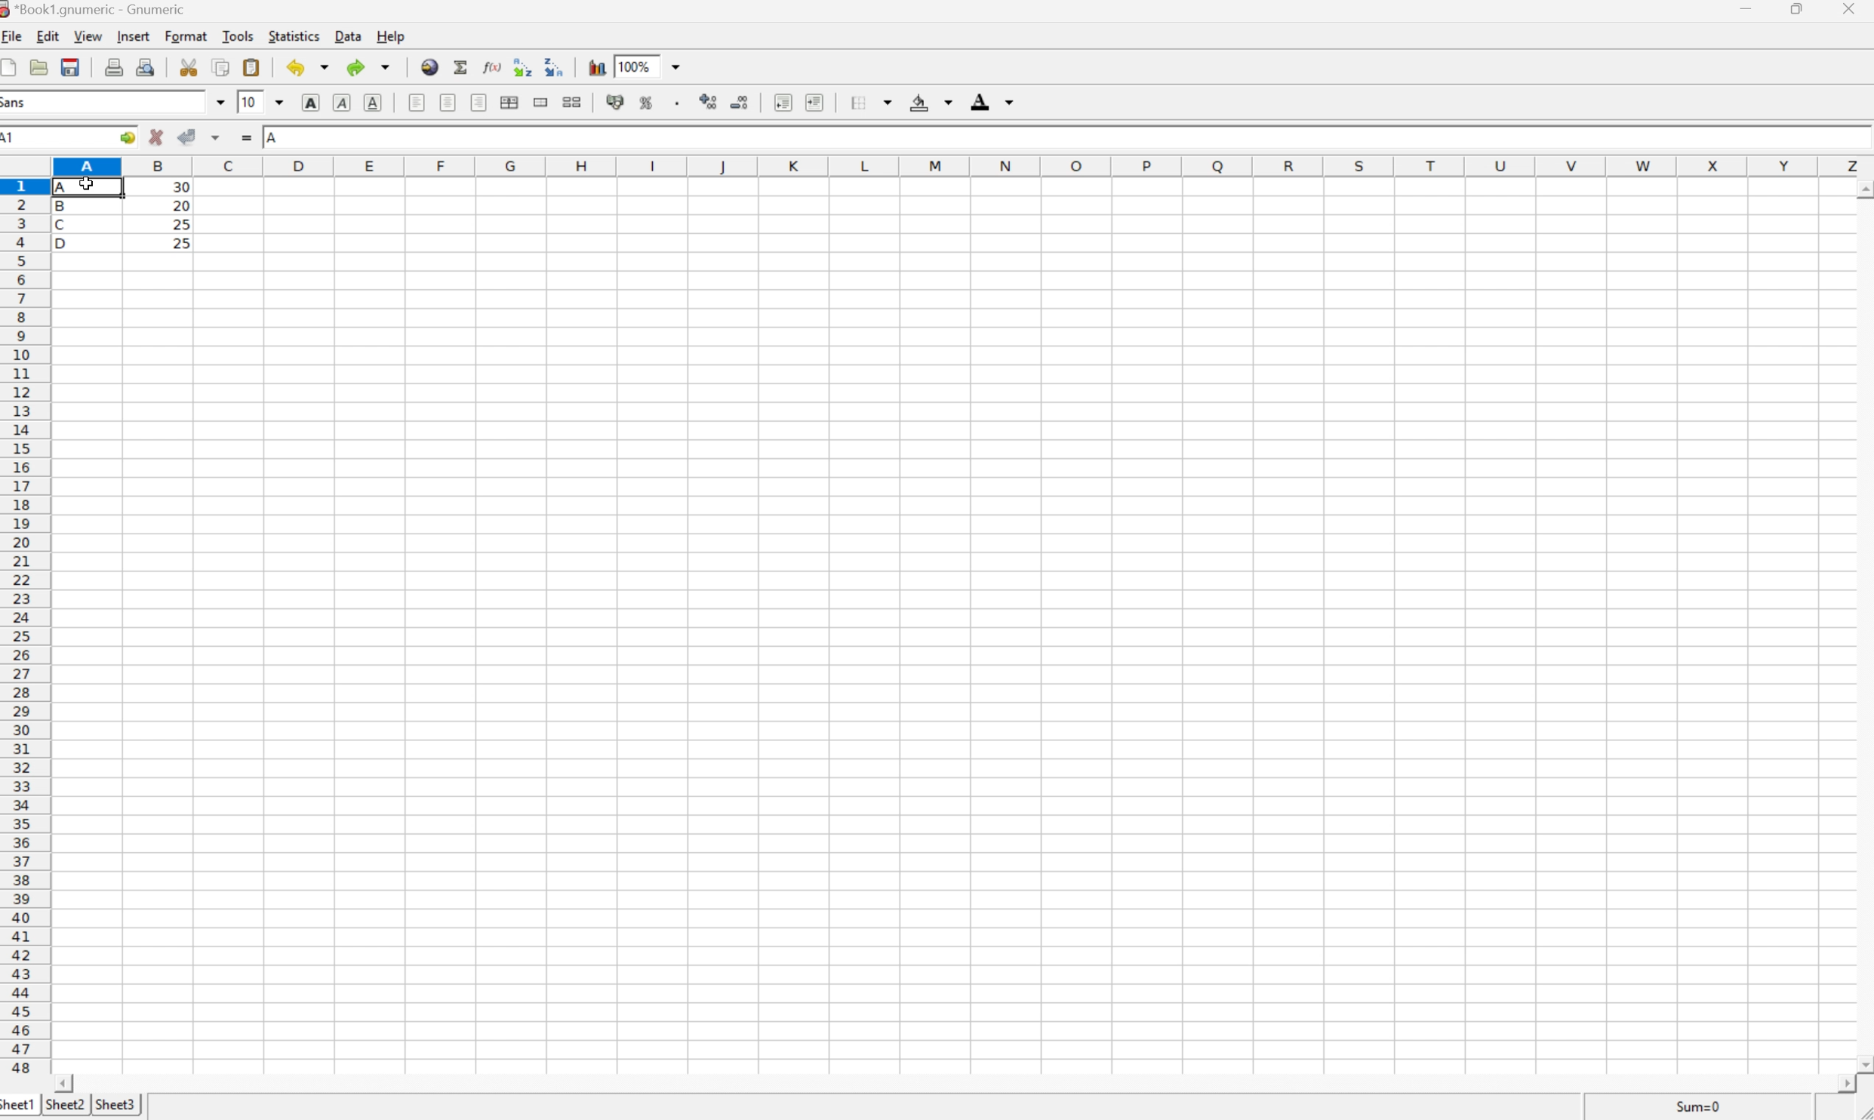  What do you see at coordinates (310, 103) in the screenshot?
I see `Bold` at bounding box center [310, 103].